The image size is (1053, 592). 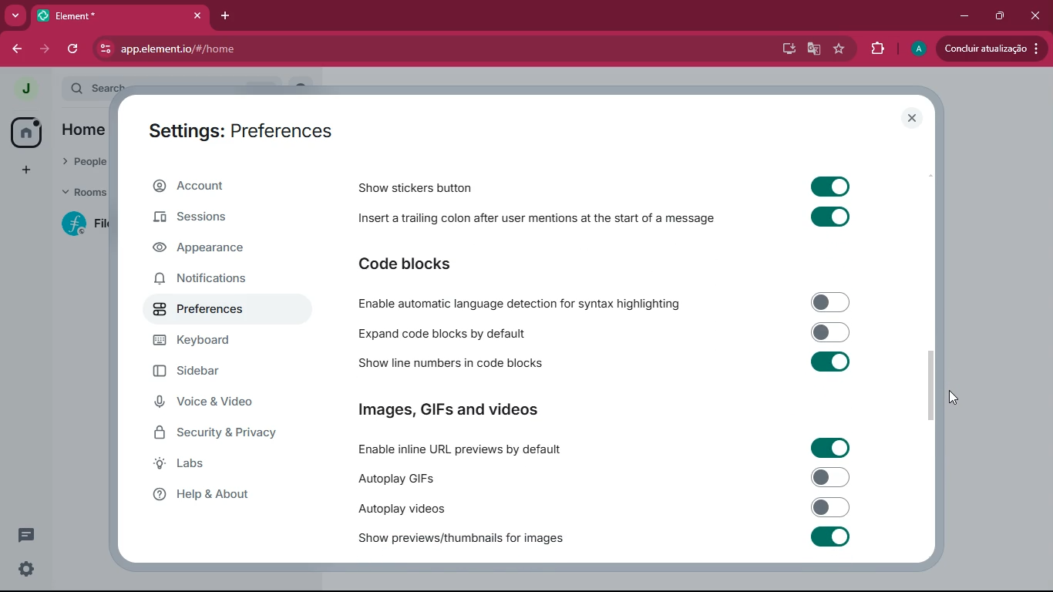 I want to click on cursor, so click(x=954, y=399).